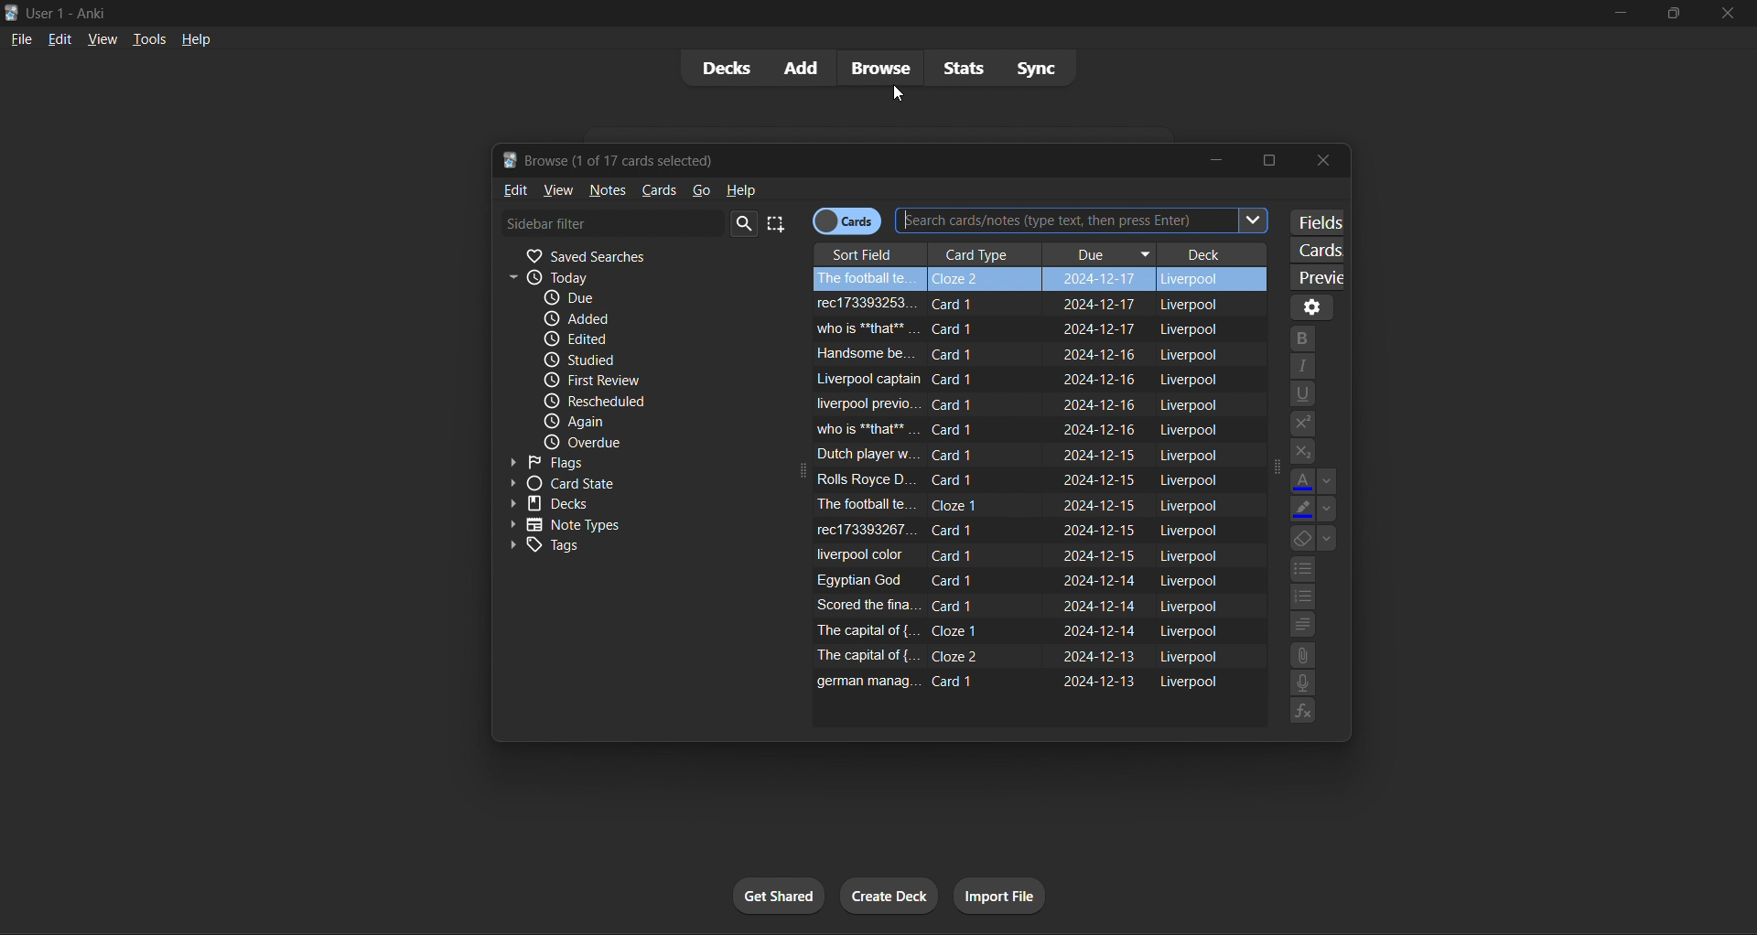 Image resolution: width=1757 pixels, height=935 pixels. What do you see at coordinates (1103, 478) in the screenshot?
I see `due date` at bounding box center [1103, 478].